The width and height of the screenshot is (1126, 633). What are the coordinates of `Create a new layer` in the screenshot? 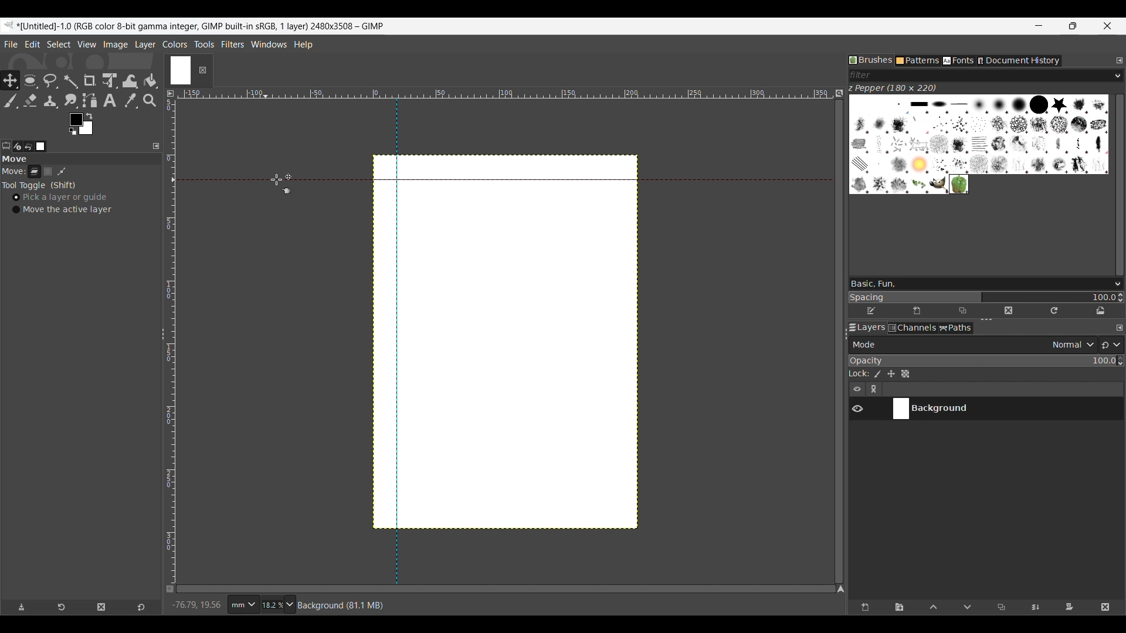 It's located at (864, 608).